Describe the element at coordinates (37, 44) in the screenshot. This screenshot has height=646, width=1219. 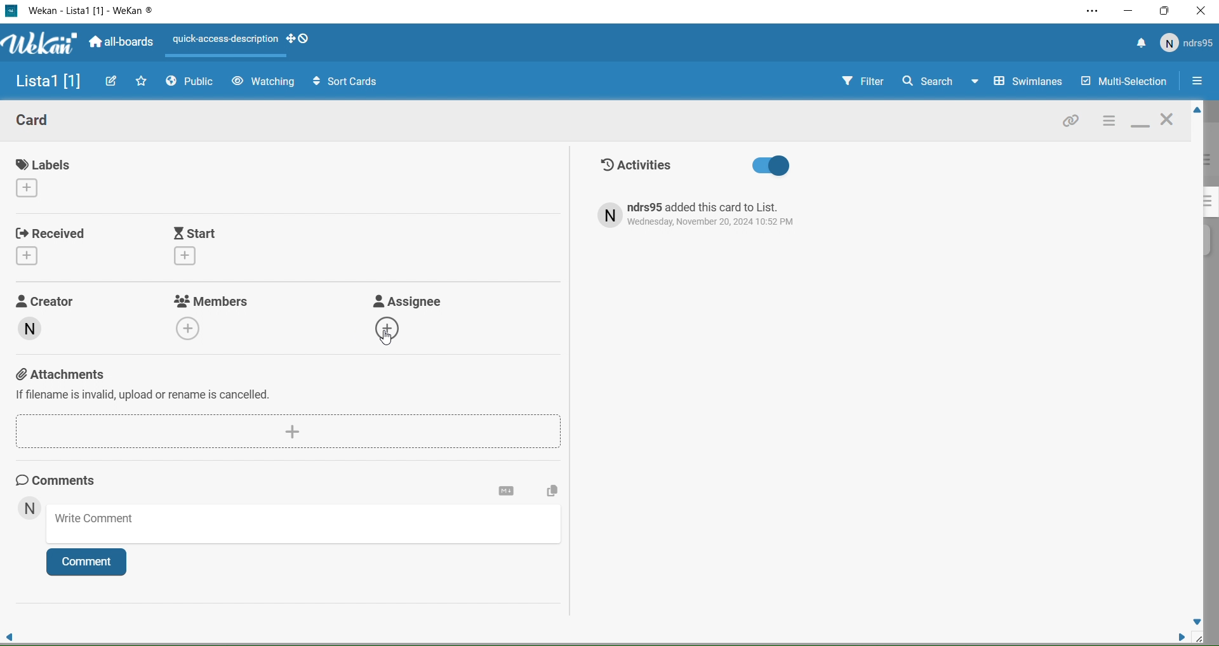
I see `Wekan logo` at that location.